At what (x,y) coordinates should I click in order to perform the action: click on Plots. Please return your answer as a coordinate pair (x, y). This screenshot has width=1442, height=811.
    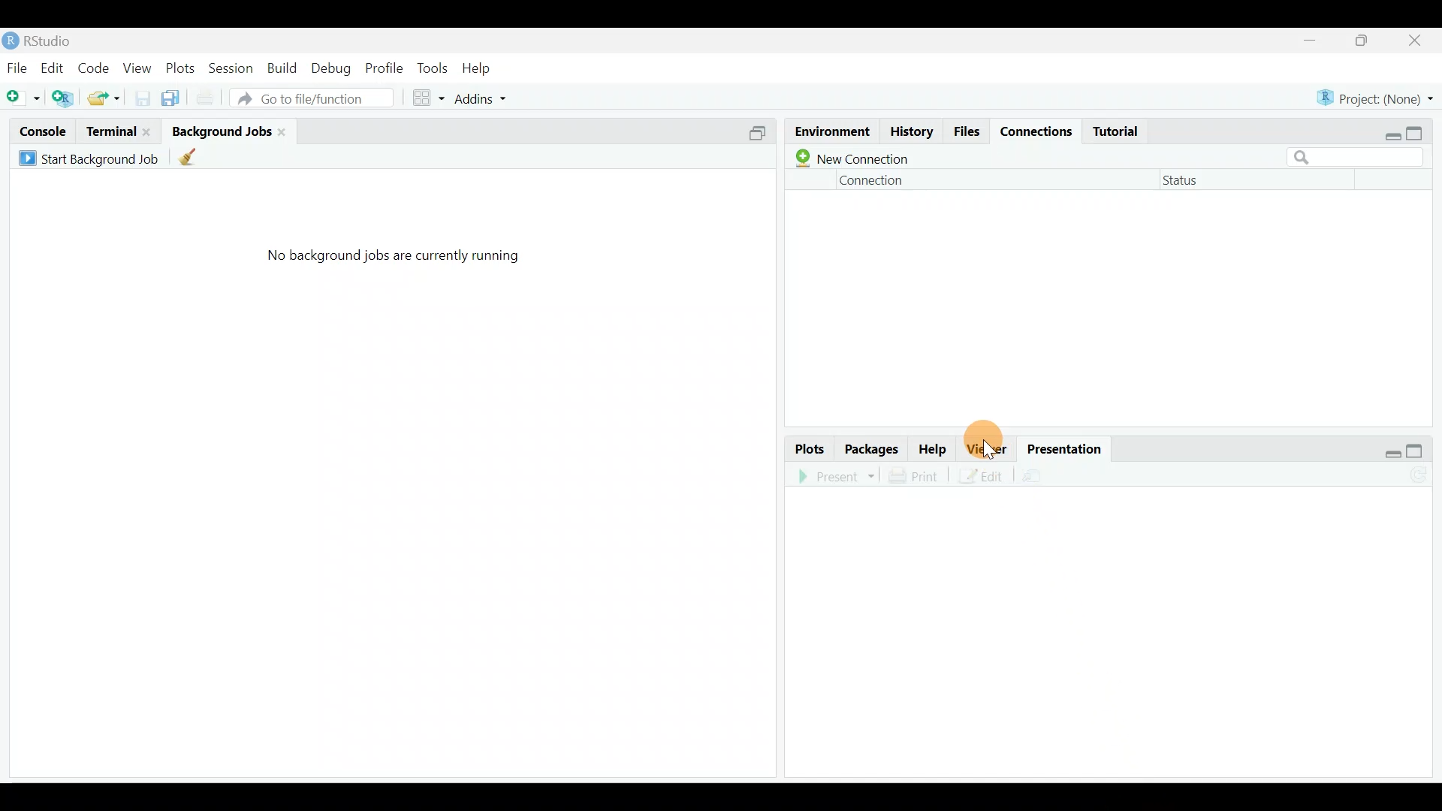
    Looking at the image, I should click on (179, 67).